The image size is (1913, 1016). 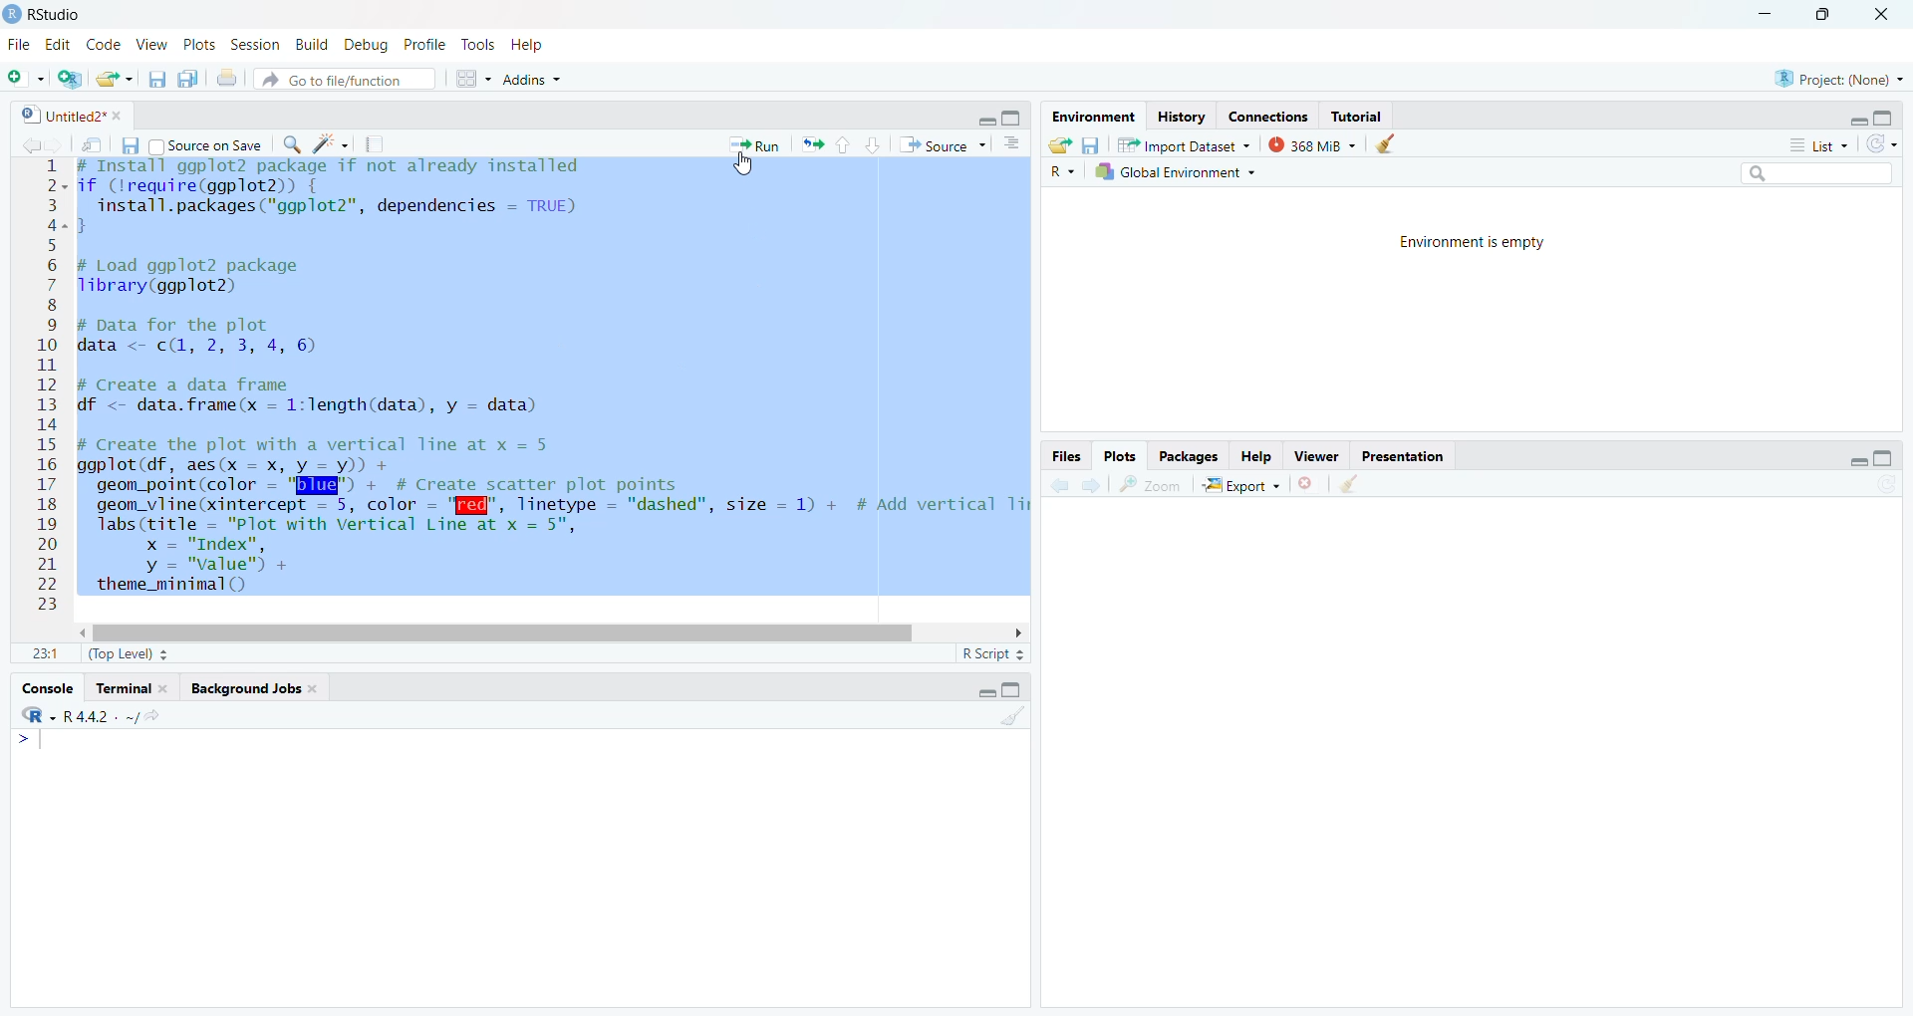 What do you see at coordinates (1361, 115) in the screenshot?
I see `Tutorial` at bounding box center [1361, 115].